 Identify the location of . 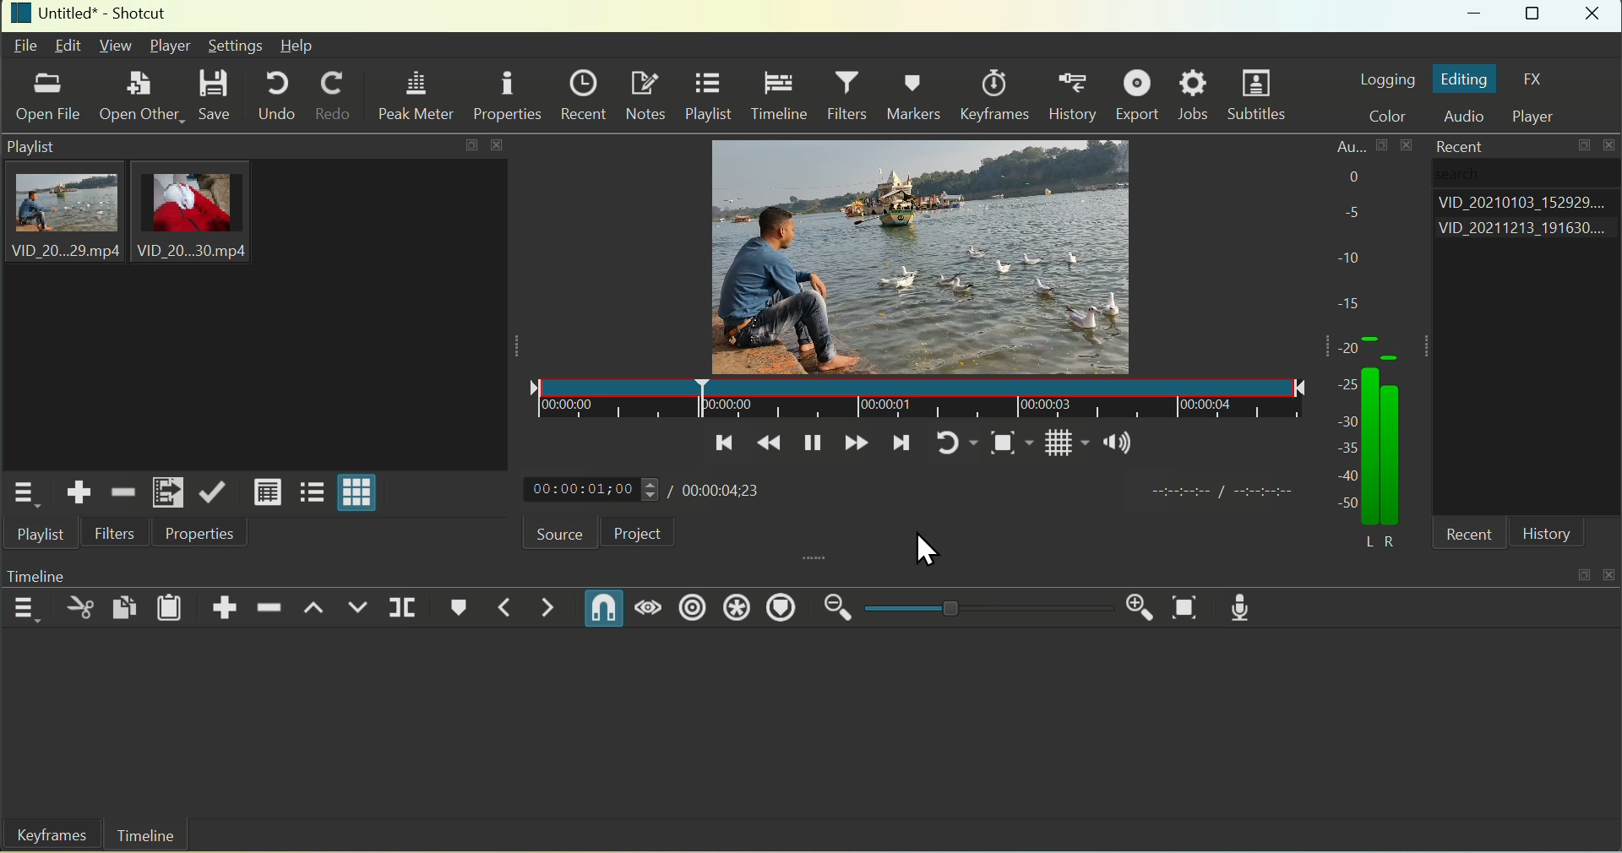
(1537, 79).